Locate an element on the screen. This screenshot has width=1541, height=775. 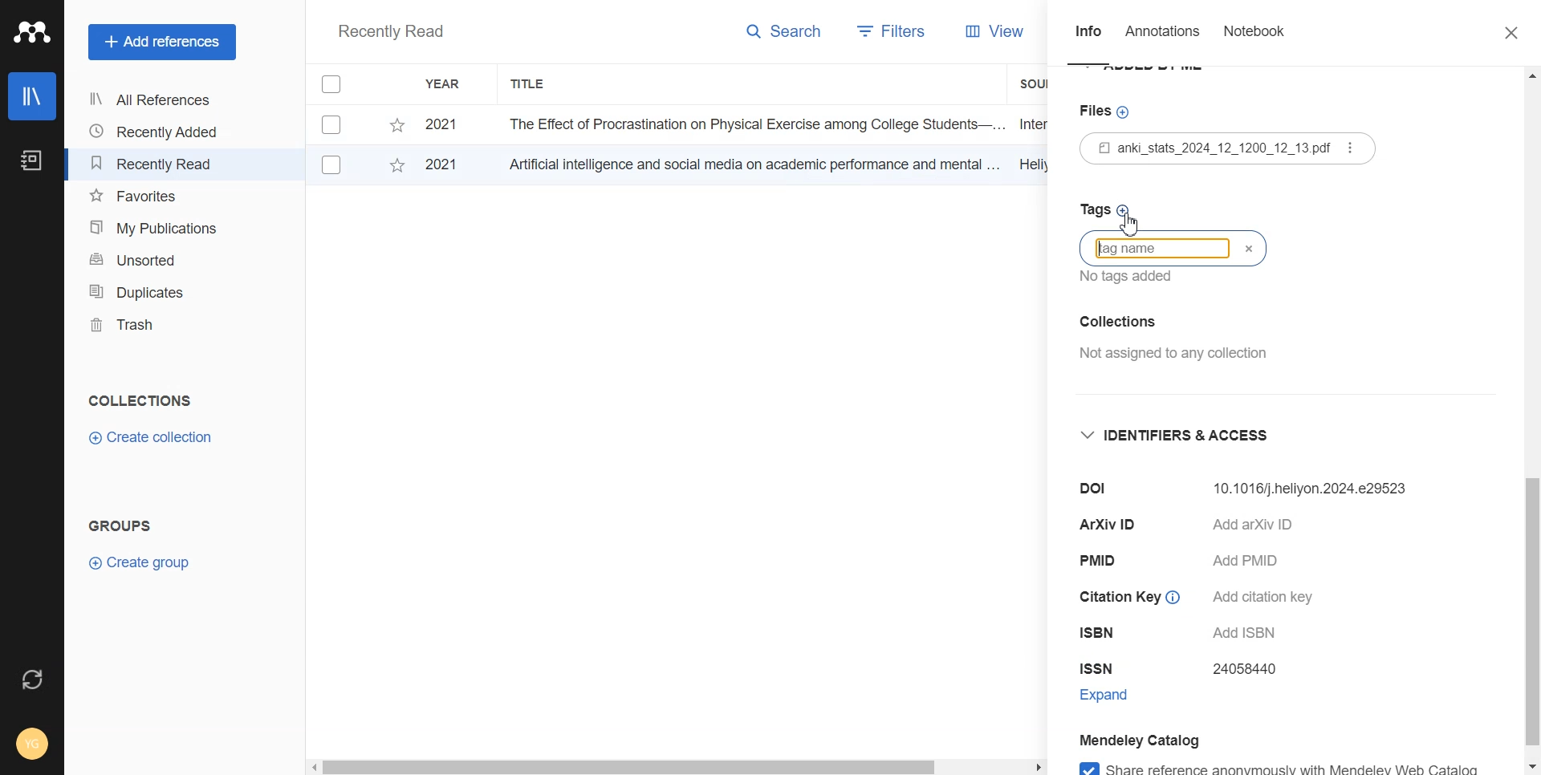
PMID Add PMID is located at coordinates (1190, 563).